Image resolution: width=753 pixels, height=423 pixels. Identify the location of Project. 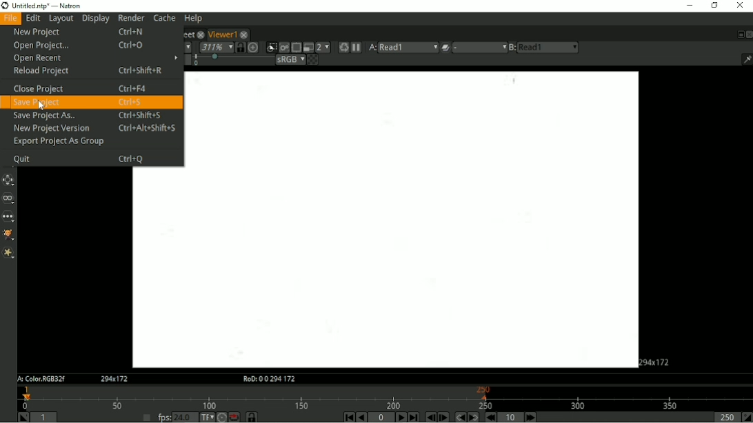
(412, 220).